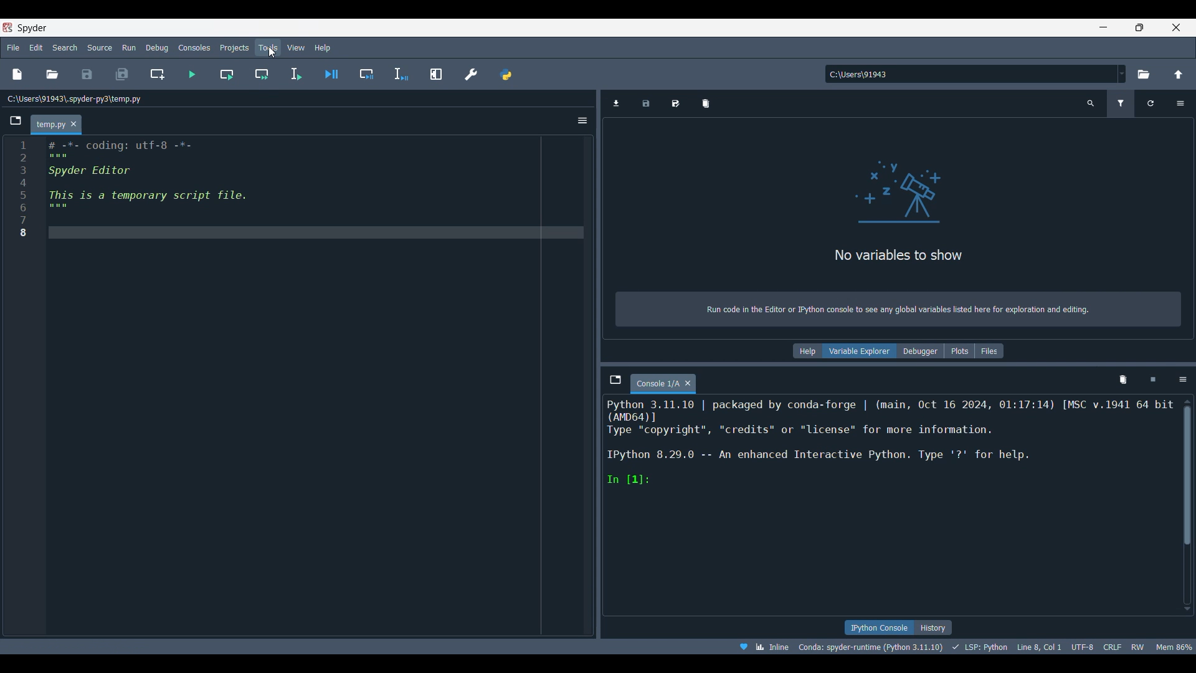 This screenshot has height=673, width=1196. What do you see at coordinates (295, 74) in the screenshot?
I see `Run selection or current line` at bounding box center [295, 74].